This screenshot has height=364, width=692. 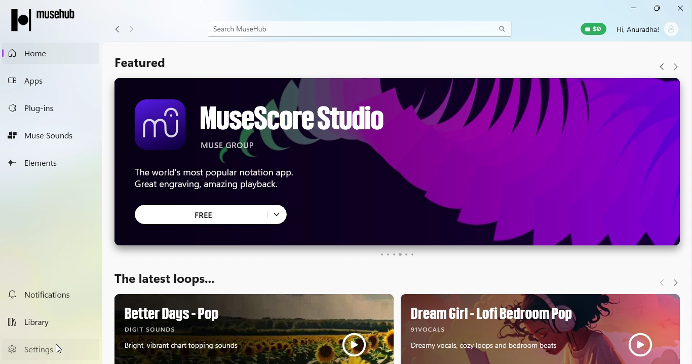 What do you see at coordinates (59, 349) in the screenshot?
I see `cursor` at bounding box center [59, 349].